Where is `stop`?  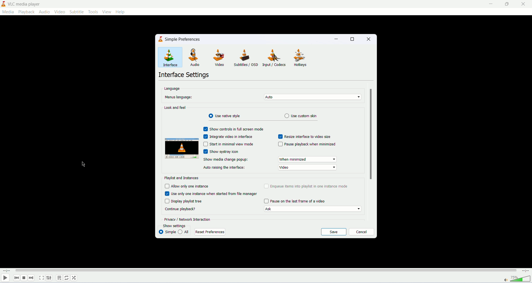 stop is located at coordinates (24, 278).